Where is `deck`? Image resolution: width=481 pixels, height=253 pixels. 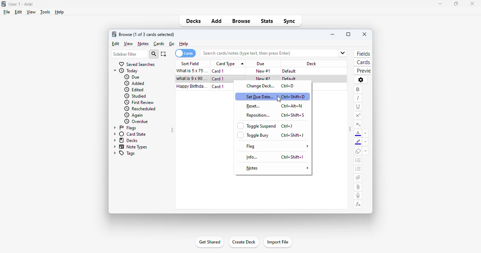
deck is located at coordinates (311, 64).